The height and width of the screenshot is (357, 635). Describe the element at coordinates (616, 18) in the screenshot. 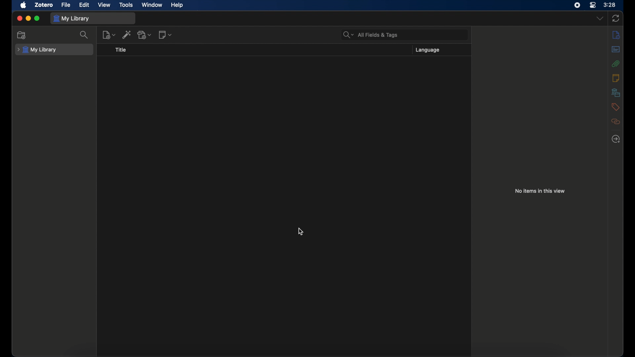

I see `sync` at that location.